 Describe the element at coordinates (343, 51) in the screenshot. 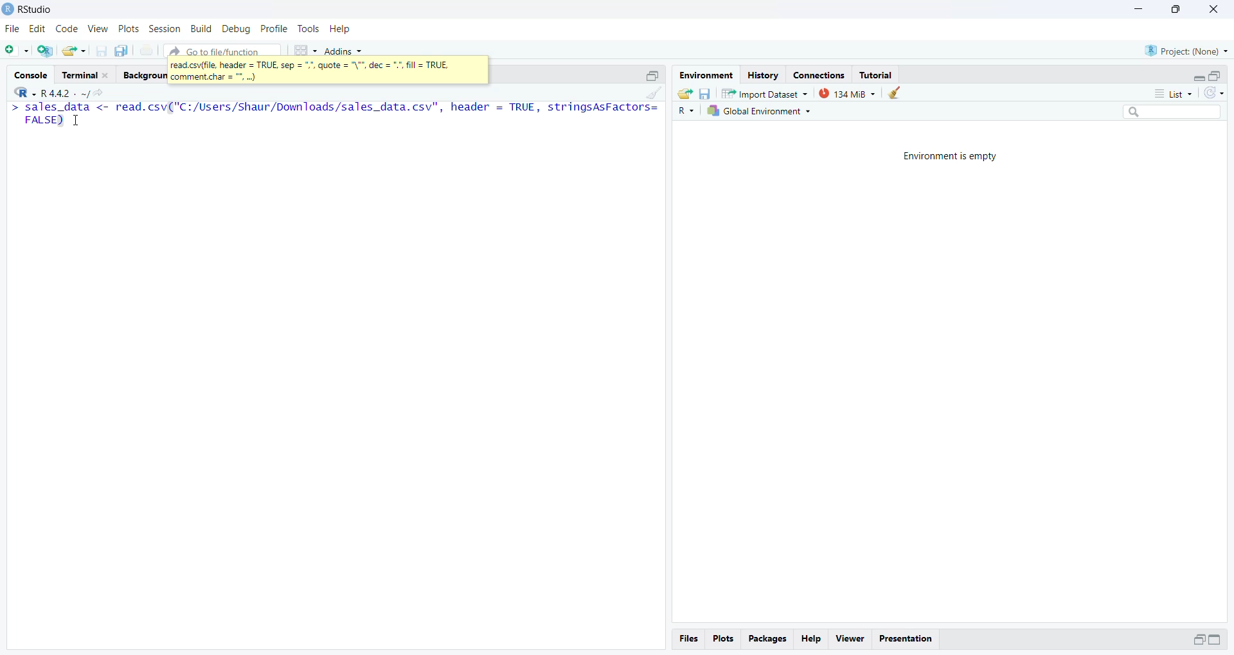

I see `Addins` at that location.